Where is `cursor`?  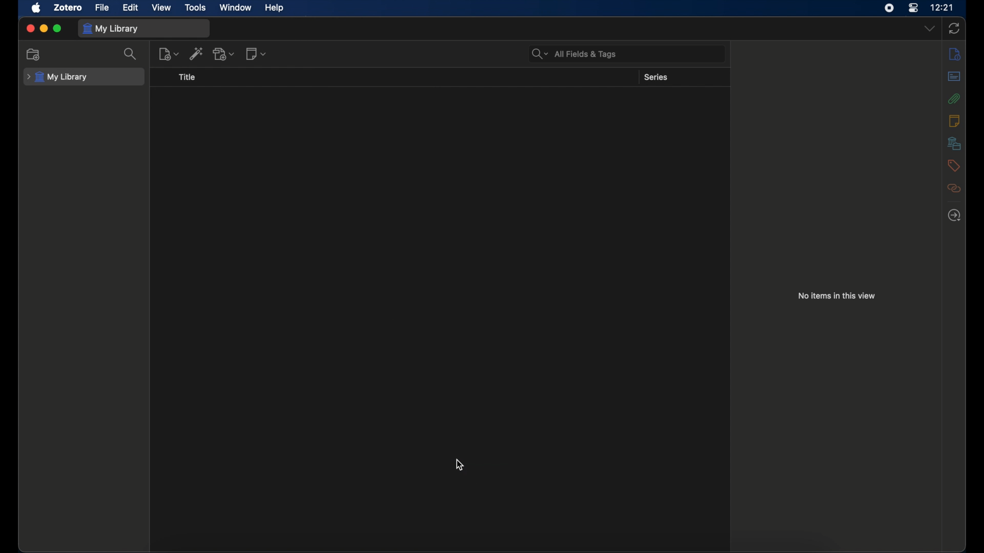 cursor is located at coordinates (460, 466).